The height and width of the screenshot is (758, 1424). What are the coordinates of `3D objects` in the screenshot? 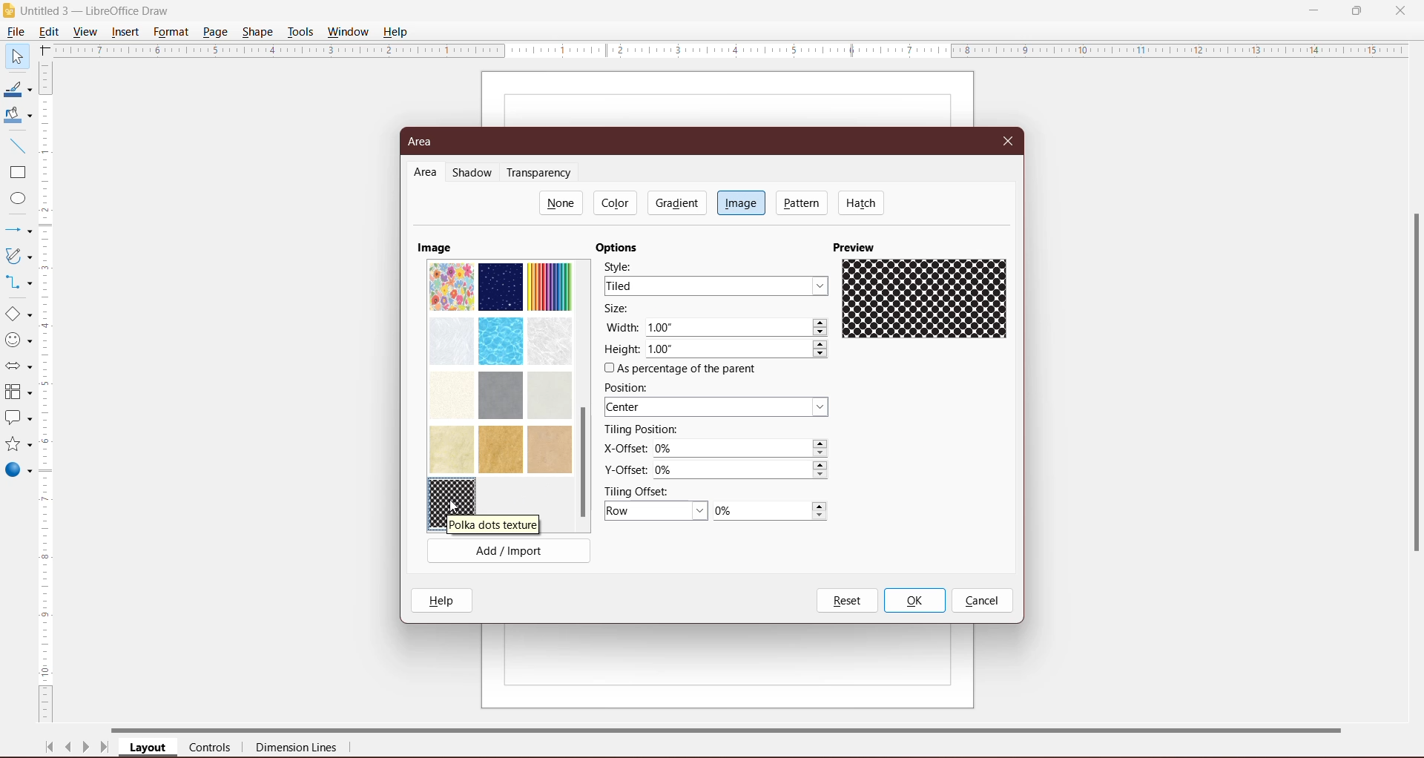 It's located at (18, 472).